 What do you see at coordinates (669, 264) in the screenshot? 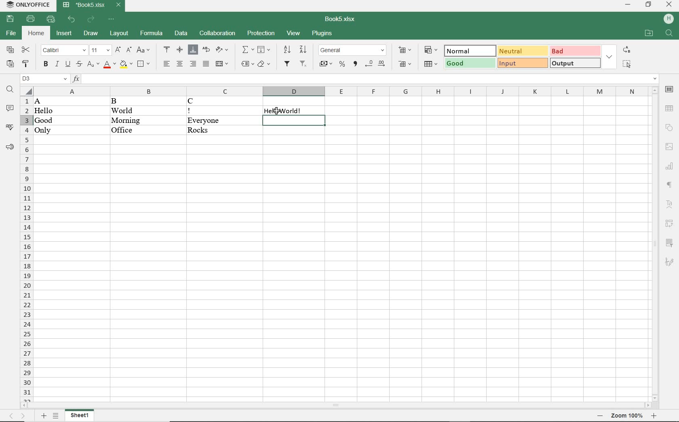
I see `` at bounding box center [669, 264].